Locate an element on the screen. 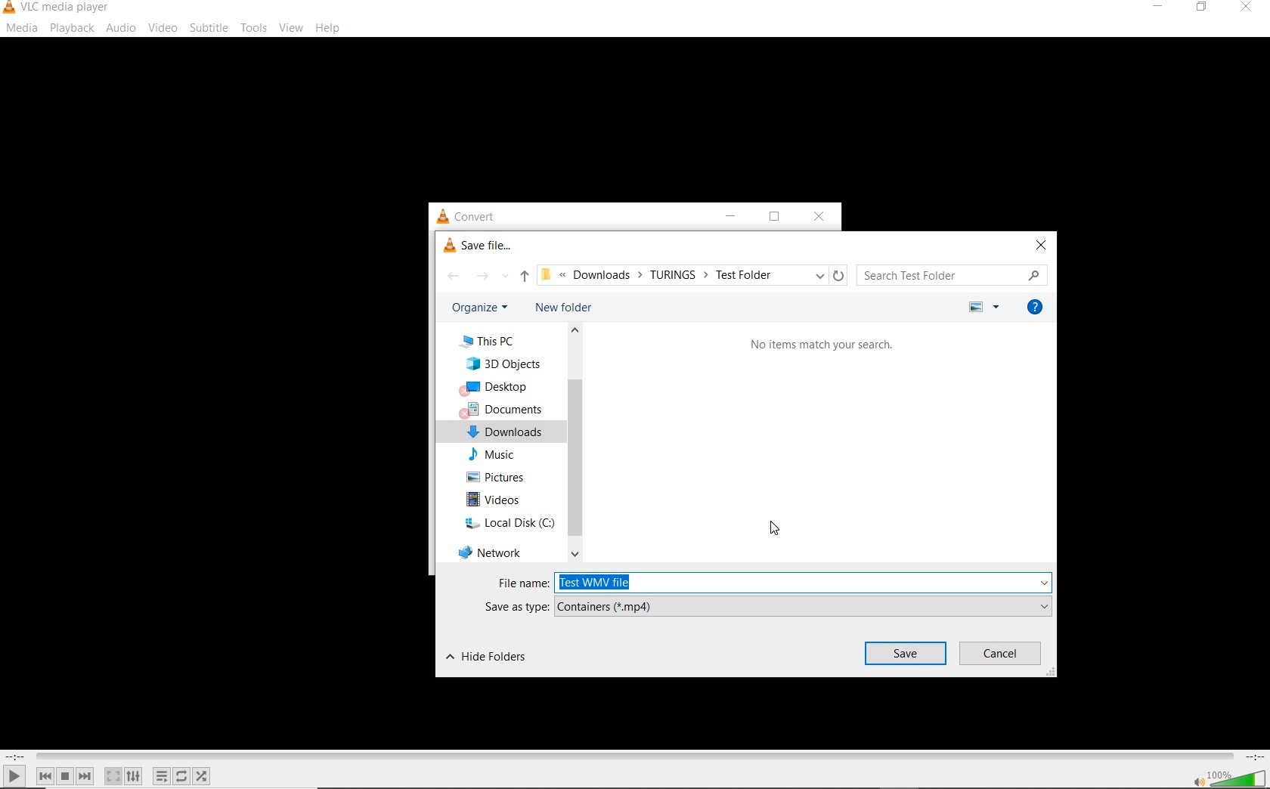  videos is located at coordinates (497, 499).